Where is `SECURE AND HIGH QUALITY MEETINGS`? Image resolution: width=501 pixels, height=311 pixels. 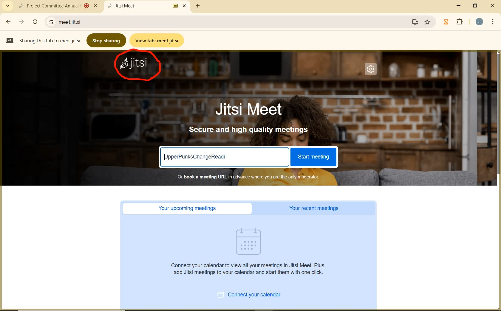 SECURE AND HIGH QUALITY MEETINGS is located at coordinates (249, 130).